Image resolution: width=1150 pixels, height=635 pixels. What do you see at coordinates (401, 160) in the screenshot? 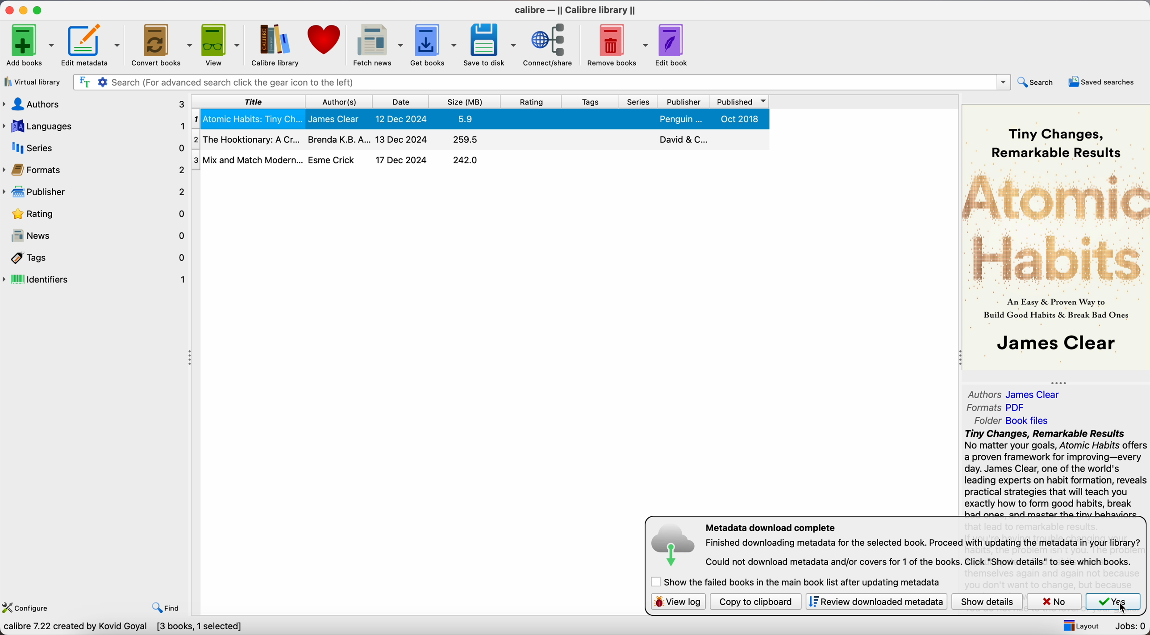
I see `17 Dec 2024` at bounding box center [401, 160].